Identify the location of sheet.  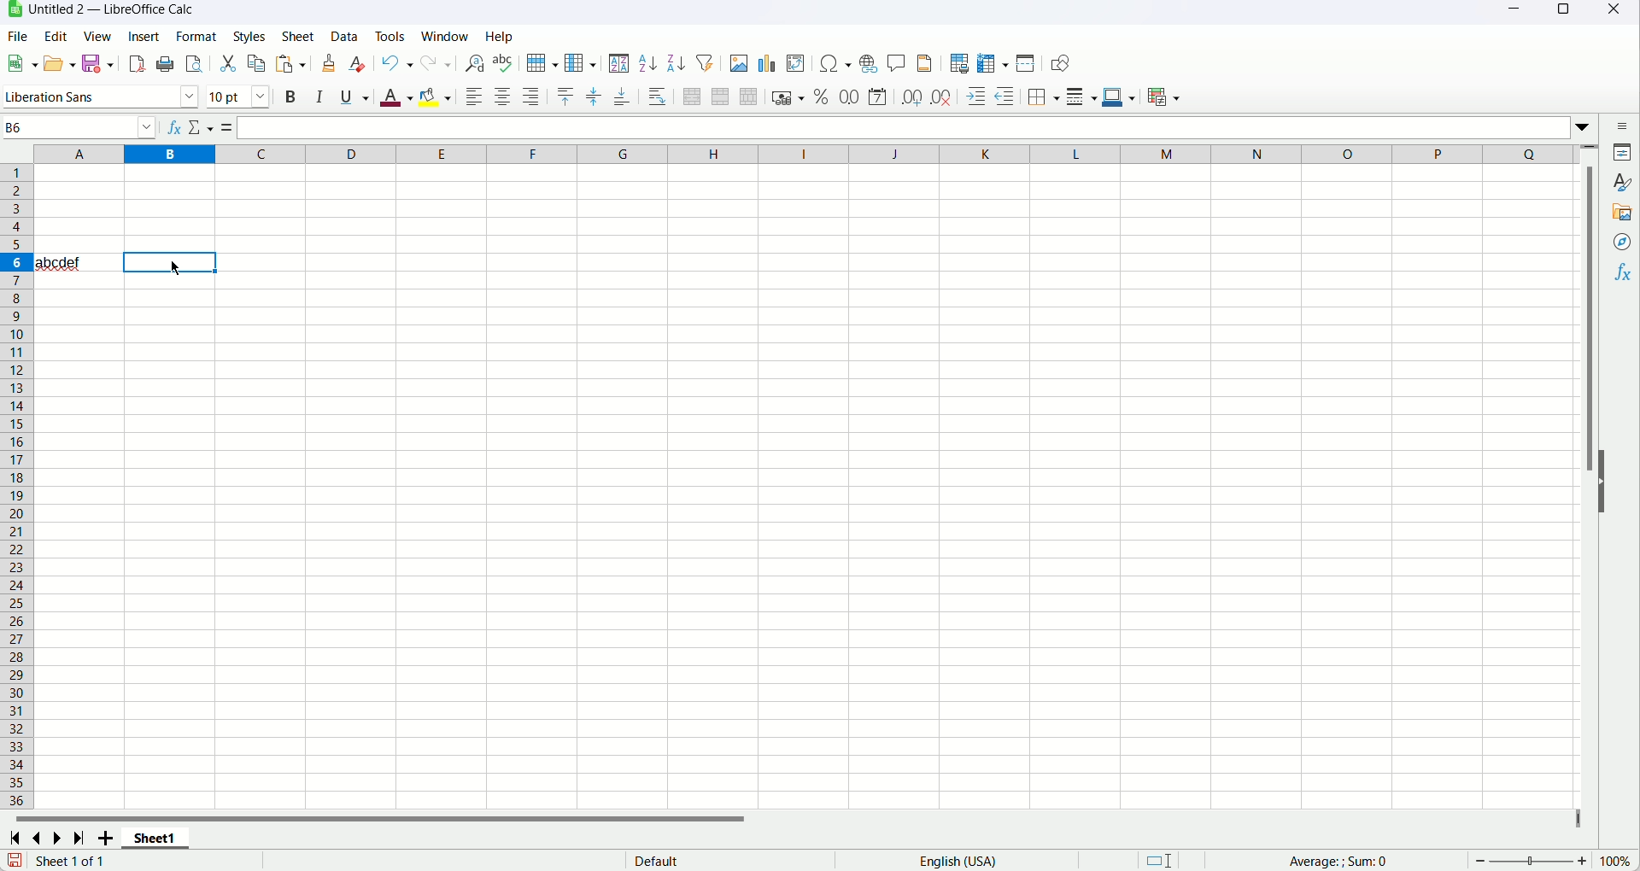
(298, 35).